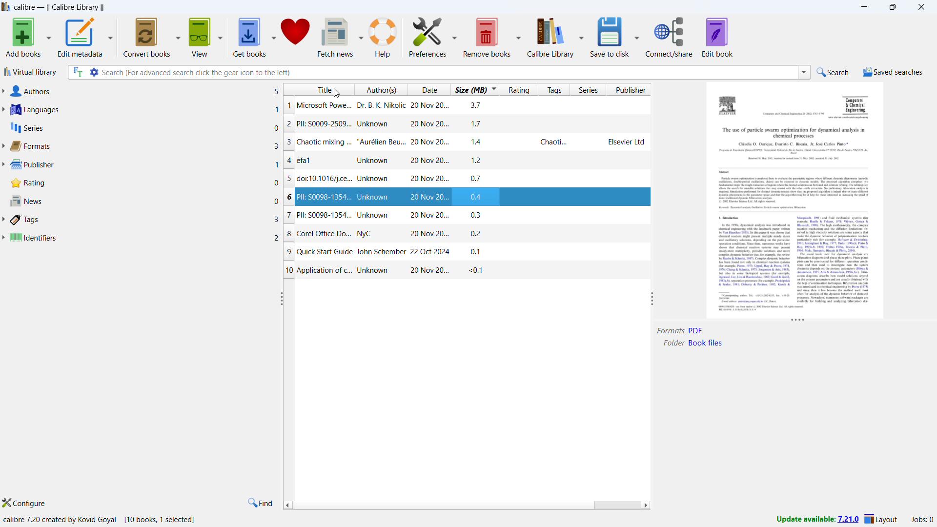 The image size is (937, 527). What do you see at coordinates (673, 345) in the screenshot?
I see `Folder` at bounding box center [673, 345].